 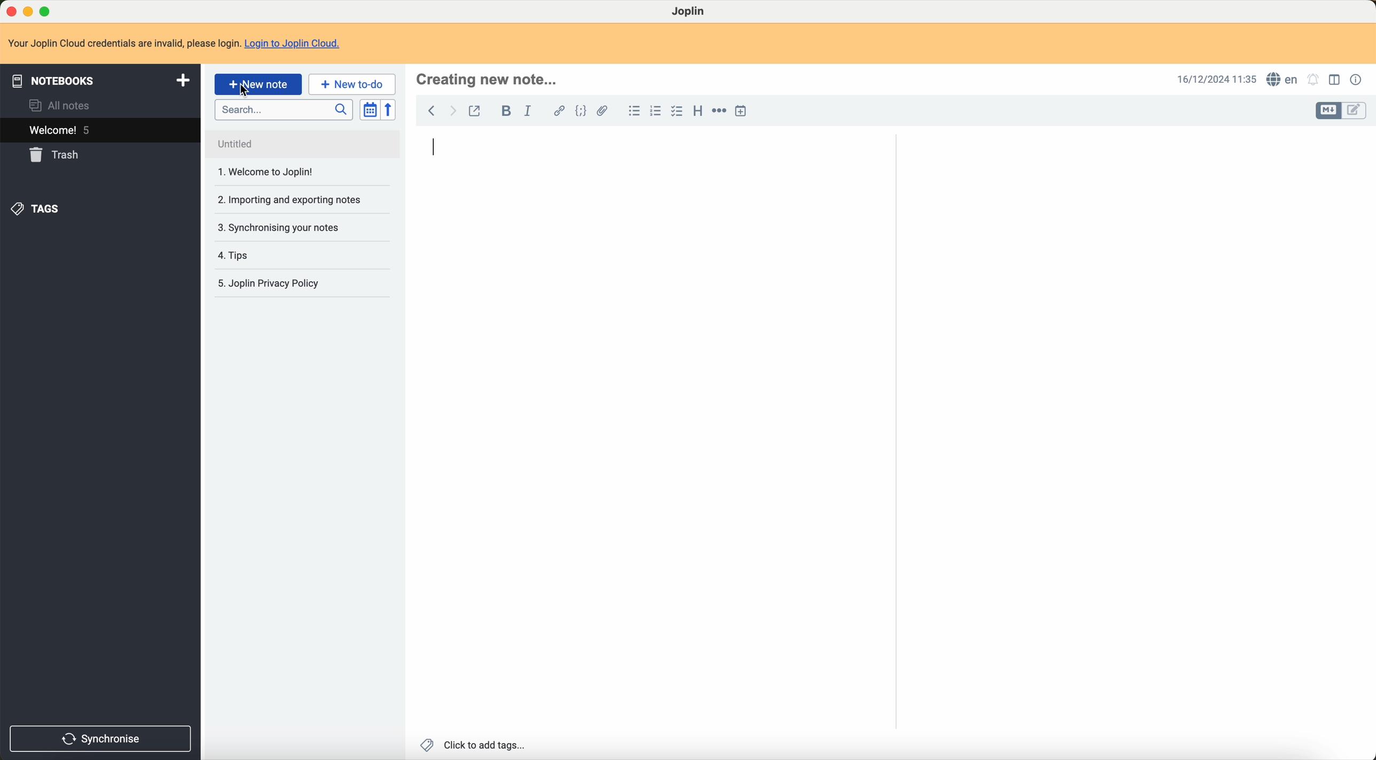 I want to click on bulleted list, so click(x=633, y=111).